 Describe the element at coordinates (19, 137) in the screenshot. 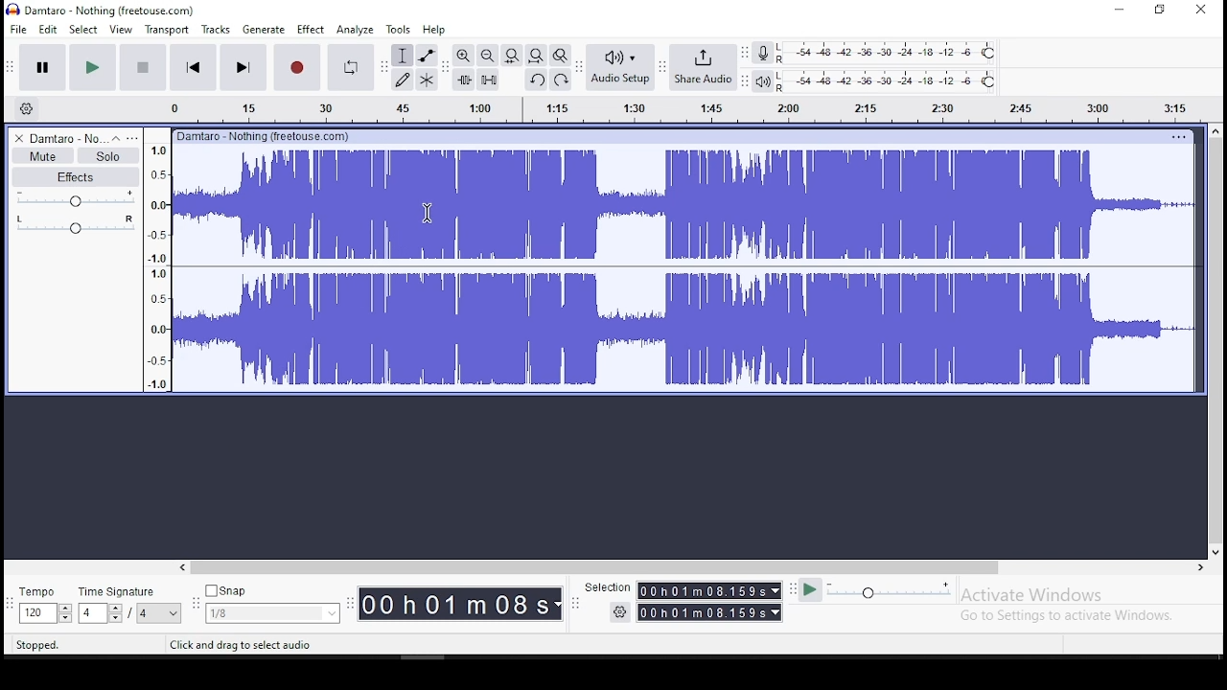

I see `delete track` at that location.